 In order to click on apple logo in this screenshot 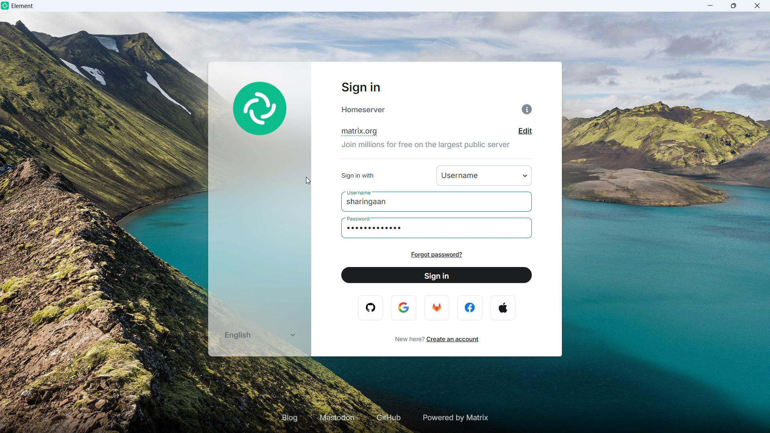, I will do `click(503, 308)`.